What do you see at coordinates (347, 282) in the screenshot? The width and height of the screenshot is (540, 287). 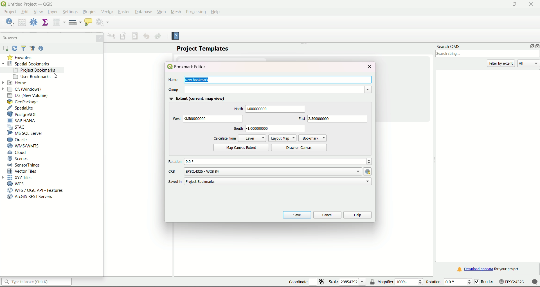 I see `scale` at bounding box center [347, 282].